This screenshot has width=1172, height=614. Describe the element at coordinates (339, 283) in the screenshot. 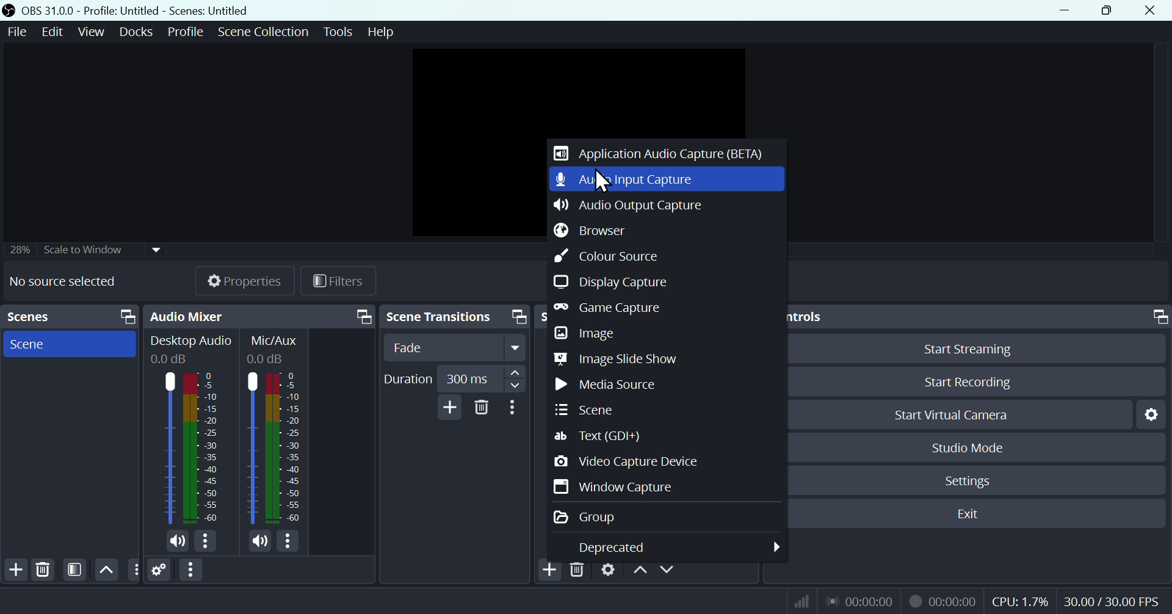

I see `Filtres` at that location.